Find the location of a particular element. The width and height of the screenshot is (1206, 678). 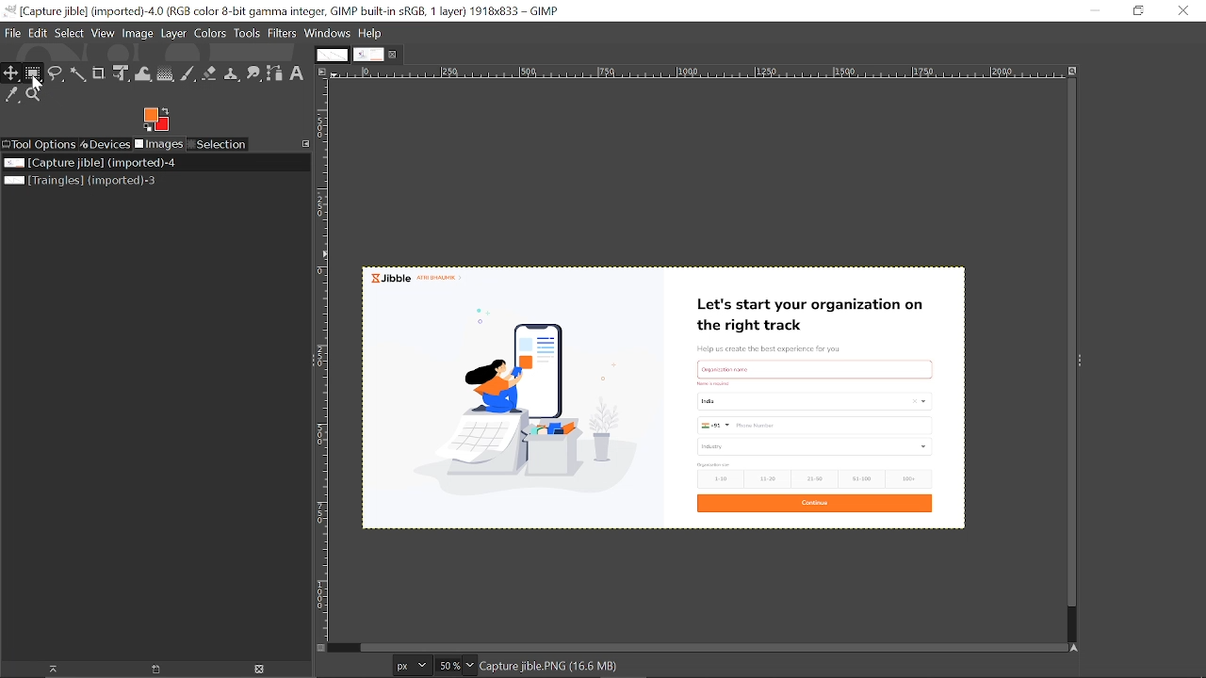

Zoom image when window size changes is located at coordinates (1070, 71).